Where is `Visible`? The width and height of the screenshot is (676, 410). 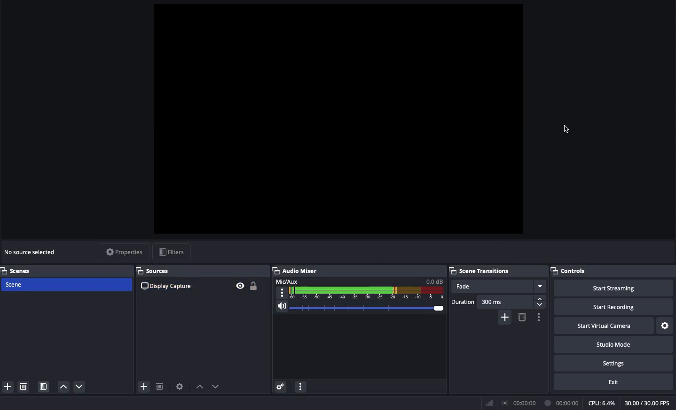 Visible is located at coordinates (240, 285).